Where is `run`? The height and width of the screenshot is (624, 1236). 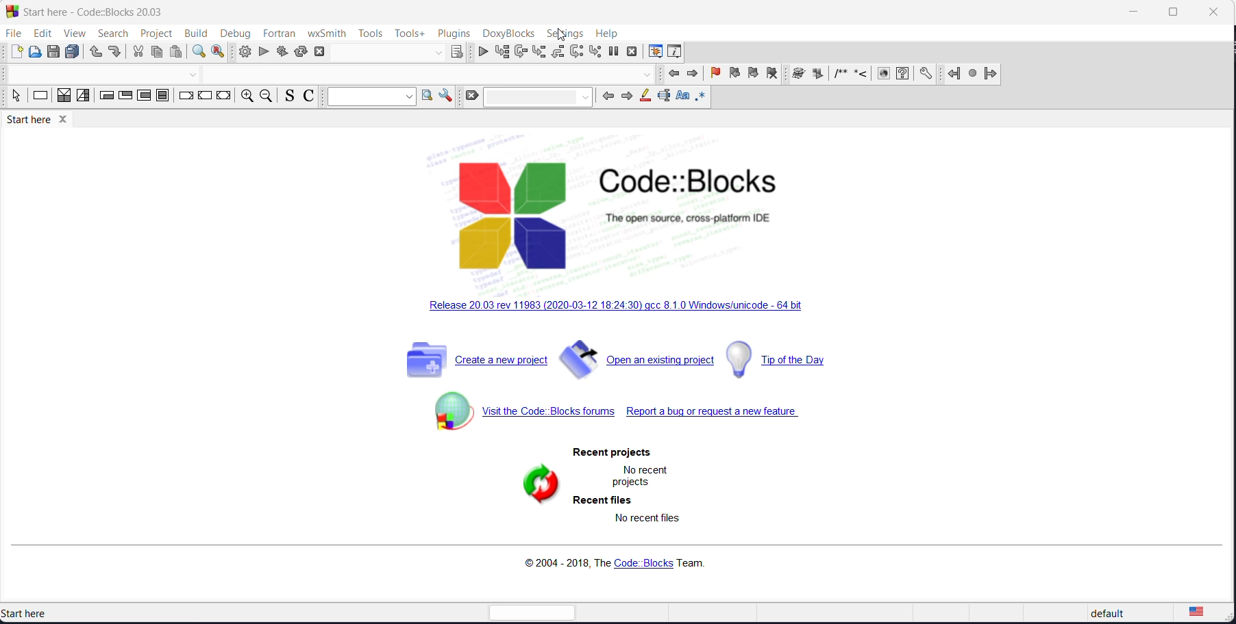
run is located at coordinates (263, 53).